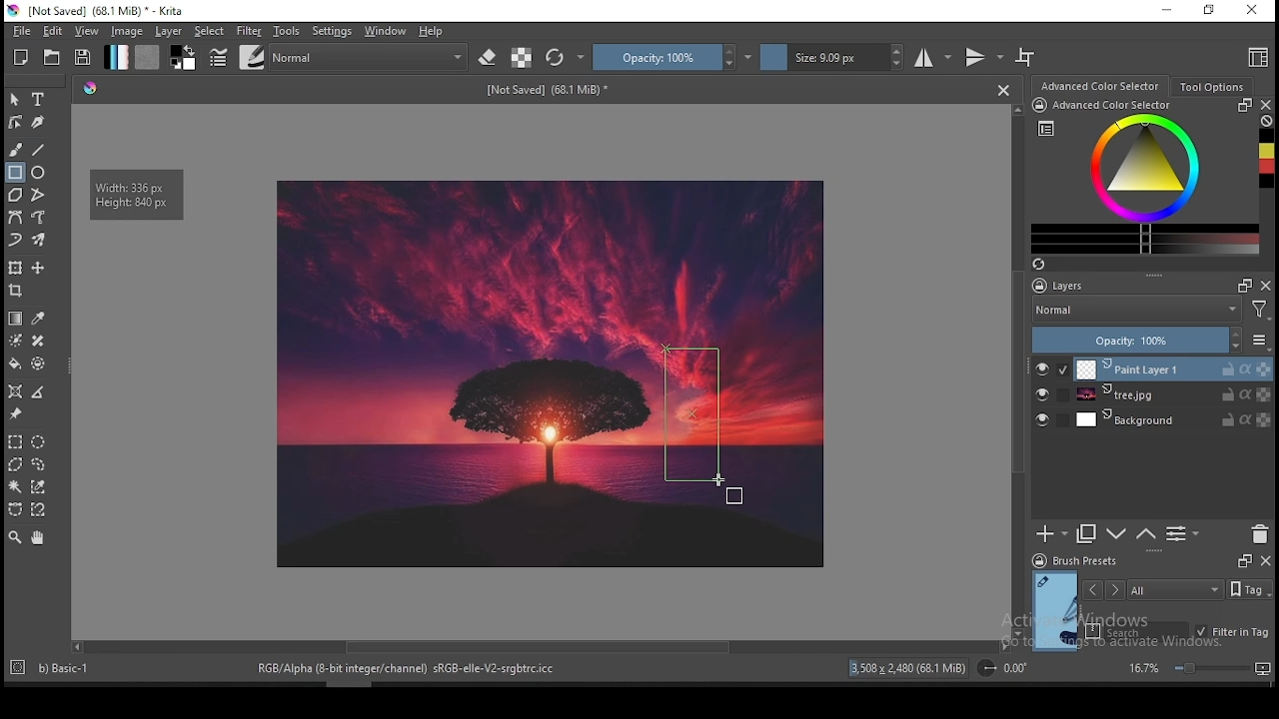  Describe the element at coordinates (1109, 285) in the screenshot. I see `layers` at that location.